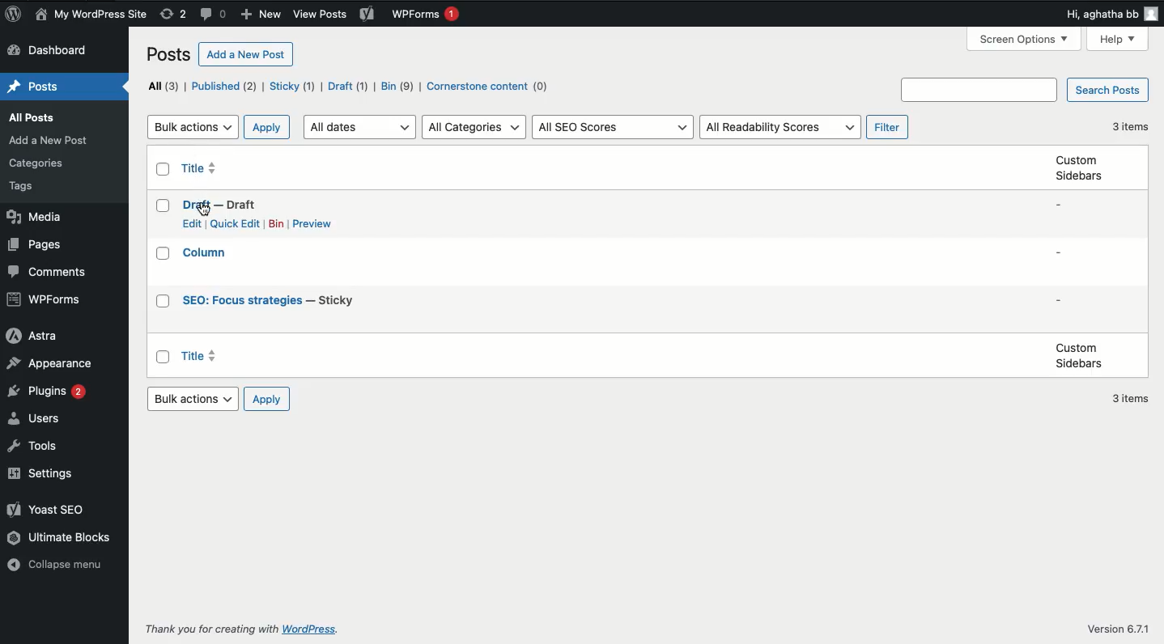 The height and width of the screenshot is (644, 1164). What do you see at coordinates (164, 86) in the screenshot?
I see `All` at bounding box center [164, 86].